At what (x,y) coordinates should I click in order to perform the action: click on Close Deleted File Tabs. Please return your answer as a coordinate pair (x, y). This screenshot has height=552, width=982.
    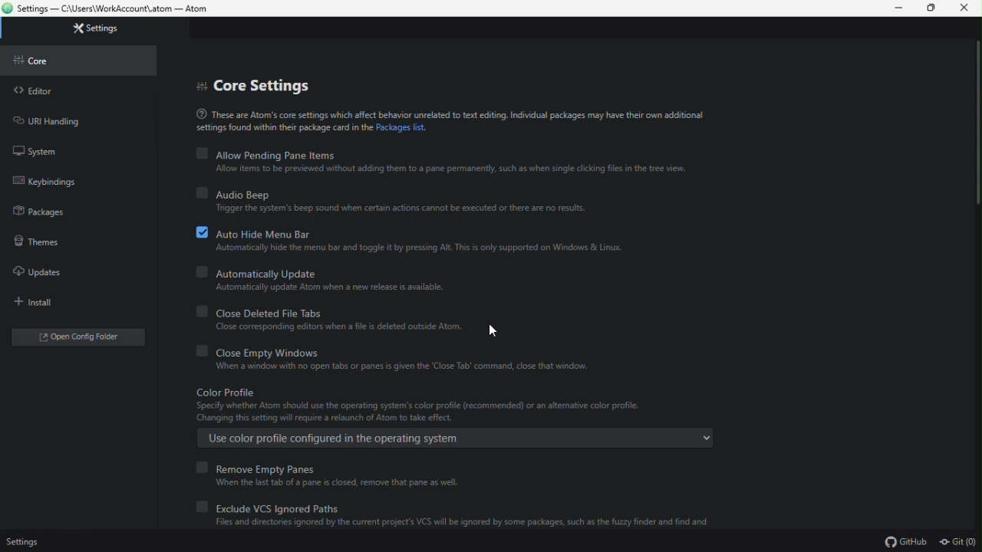
    Looking at the image, I should click on (259, 313).